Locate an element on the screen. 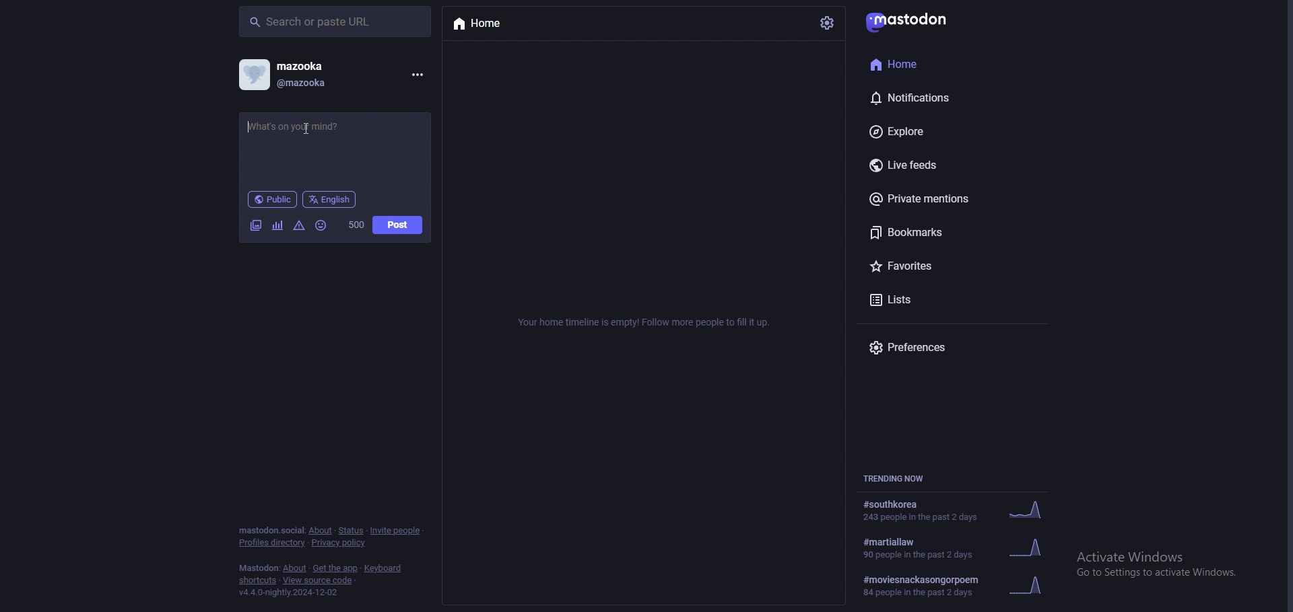 The width and height of the screenshot is (1293, 612). status input is located at coordinates (304, 126).